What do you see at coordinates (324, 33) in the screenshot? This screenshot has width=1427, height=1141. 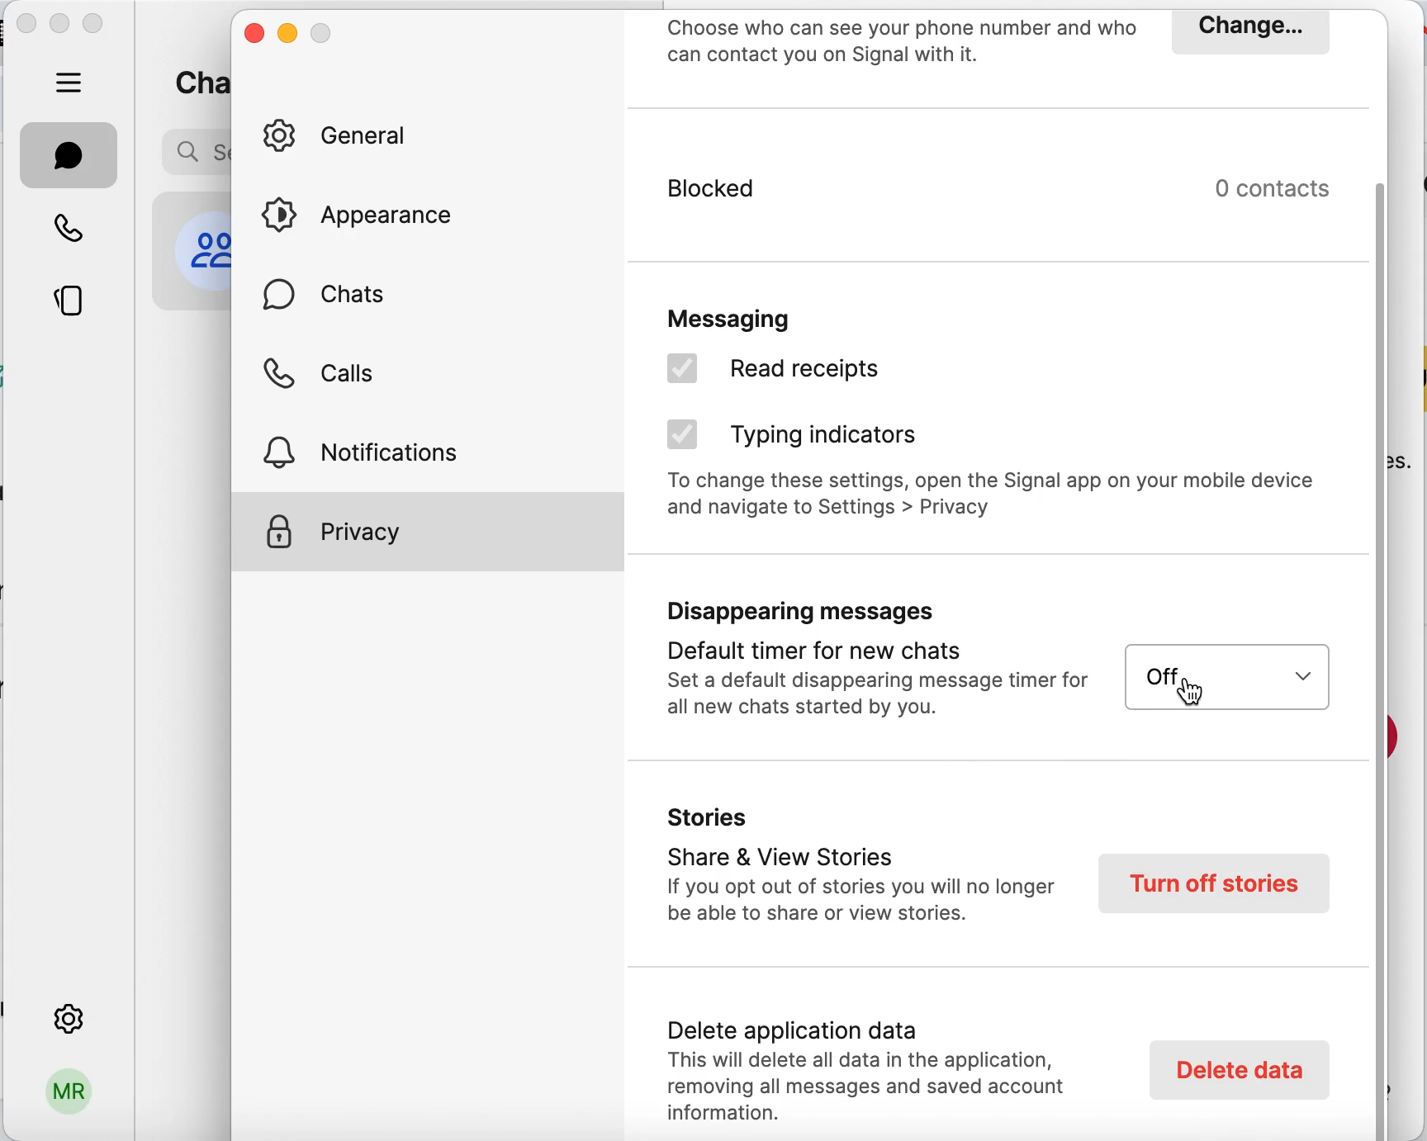 I see `maximize` at bounding box center [324, 33].